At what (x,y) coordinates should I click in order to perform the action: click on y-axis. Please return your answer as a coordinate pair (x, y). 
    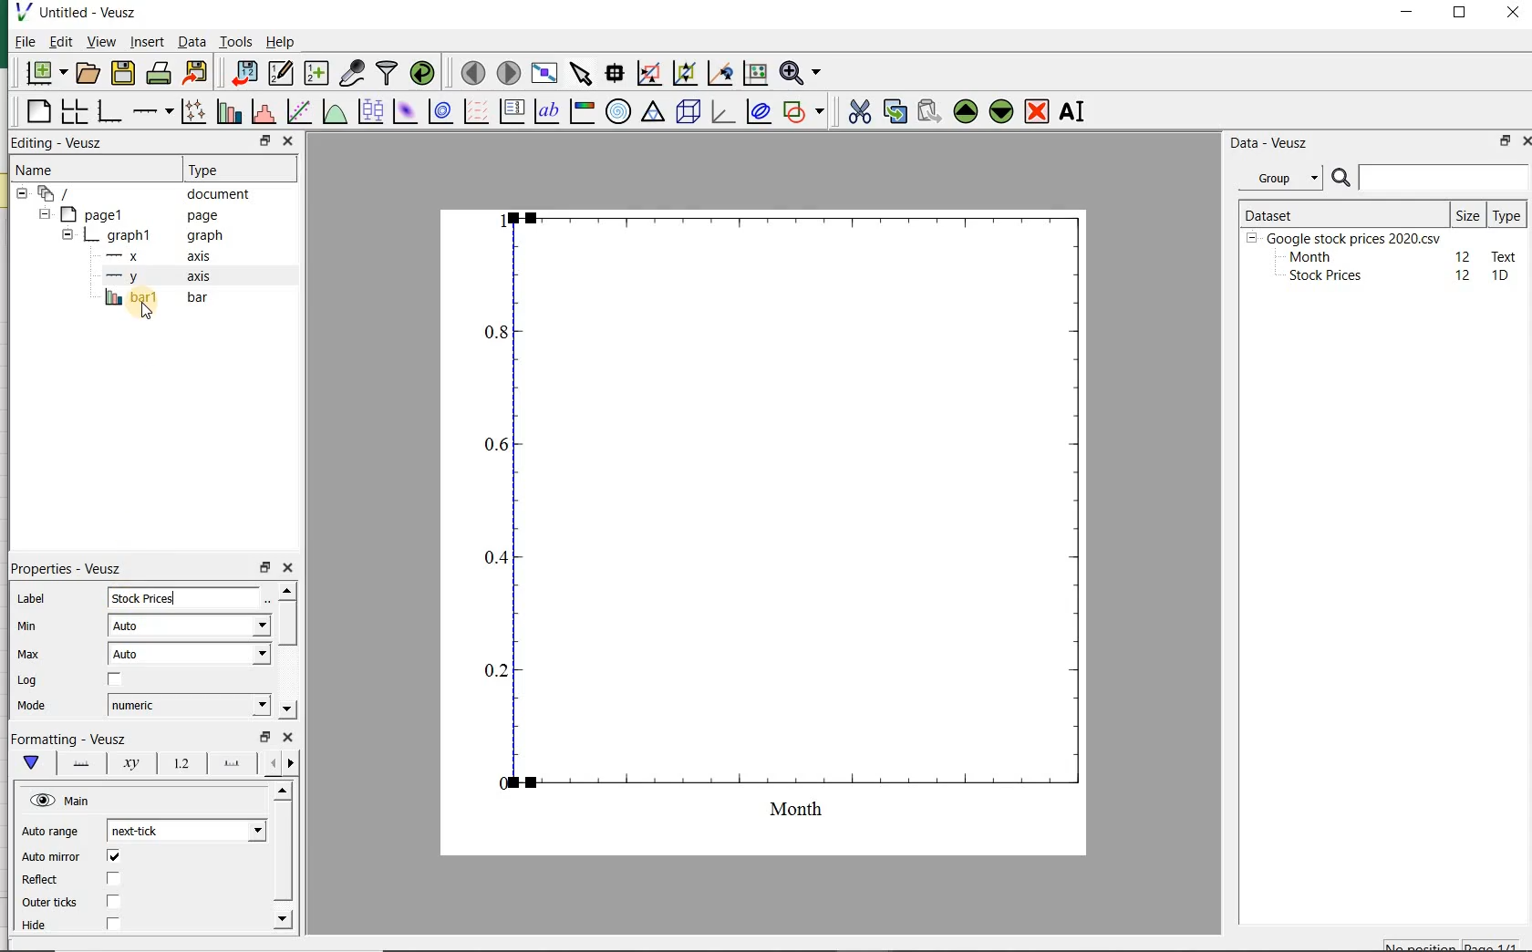
    Looking at the image, I should click on (155, 277).